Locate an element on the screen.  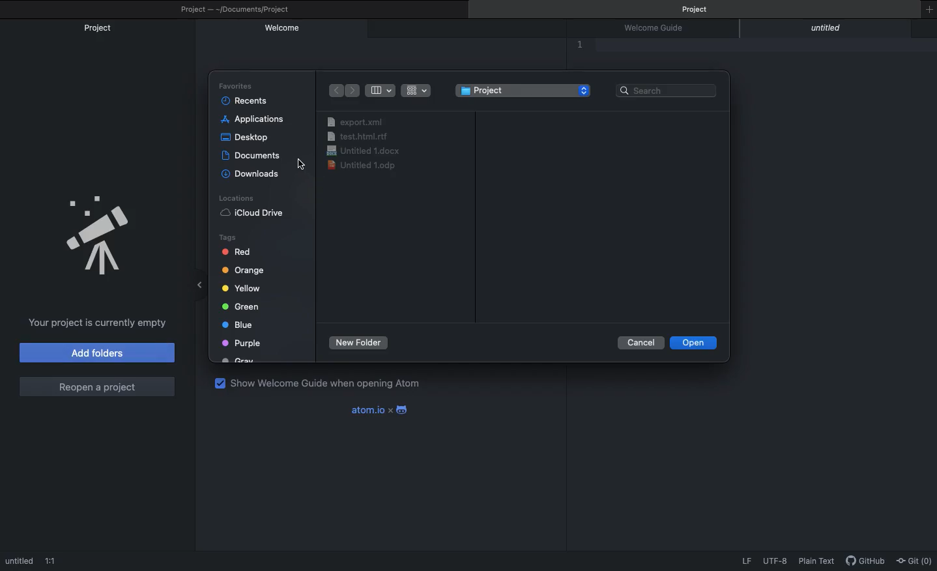
Untitled is located at coordinates (829, 29).